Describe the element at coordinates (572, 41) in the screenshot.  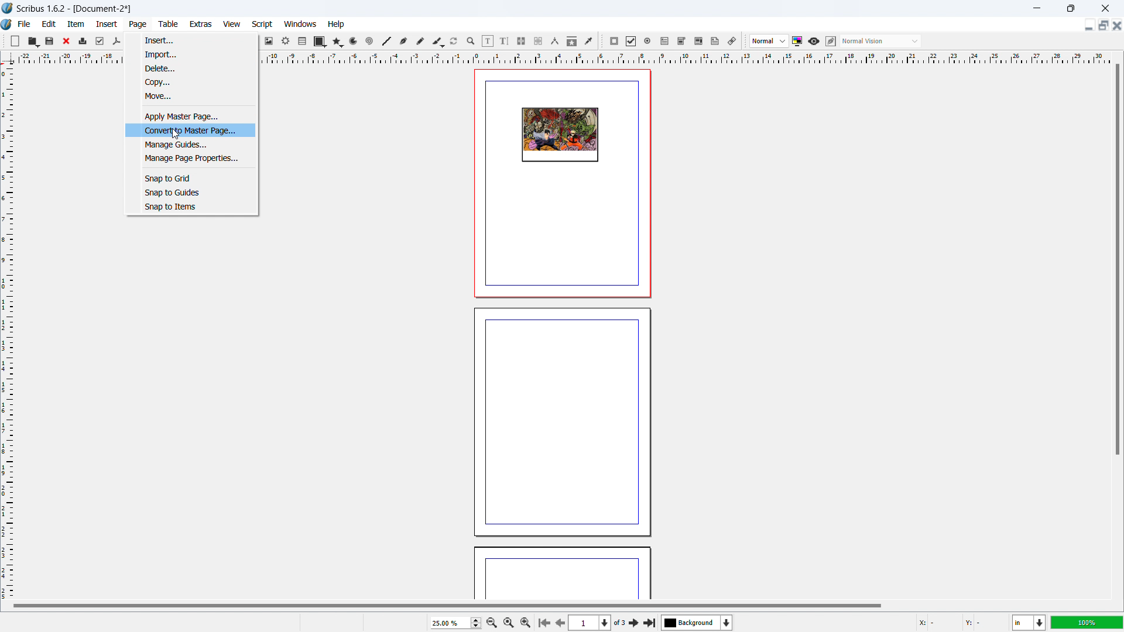
I see `copy item properties` at that location.